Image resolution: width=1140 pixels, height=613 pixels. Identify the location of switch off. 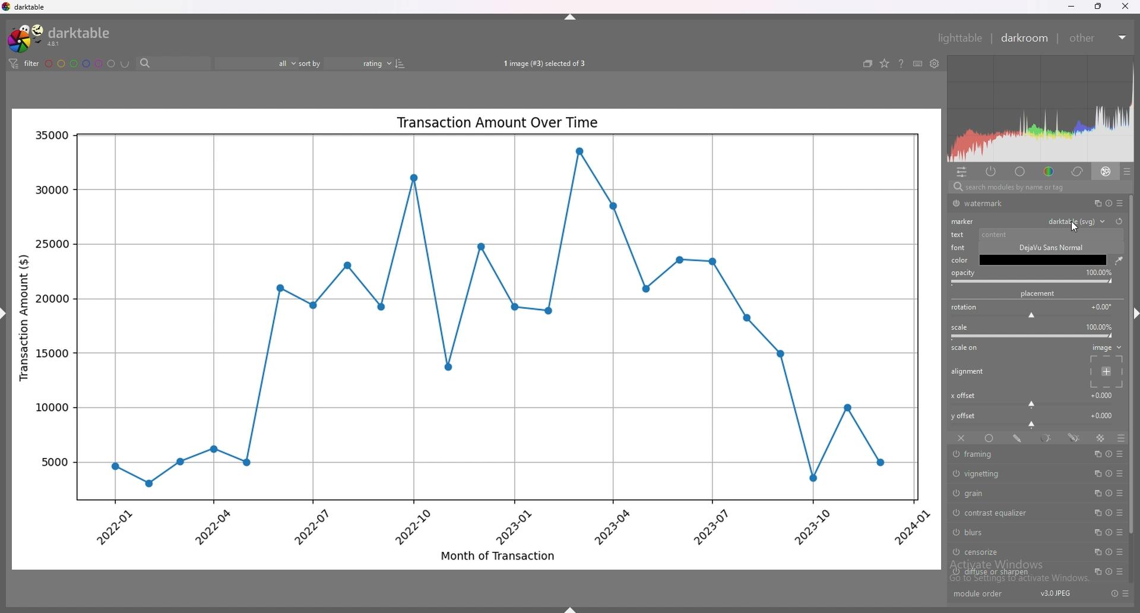
(954, 492).